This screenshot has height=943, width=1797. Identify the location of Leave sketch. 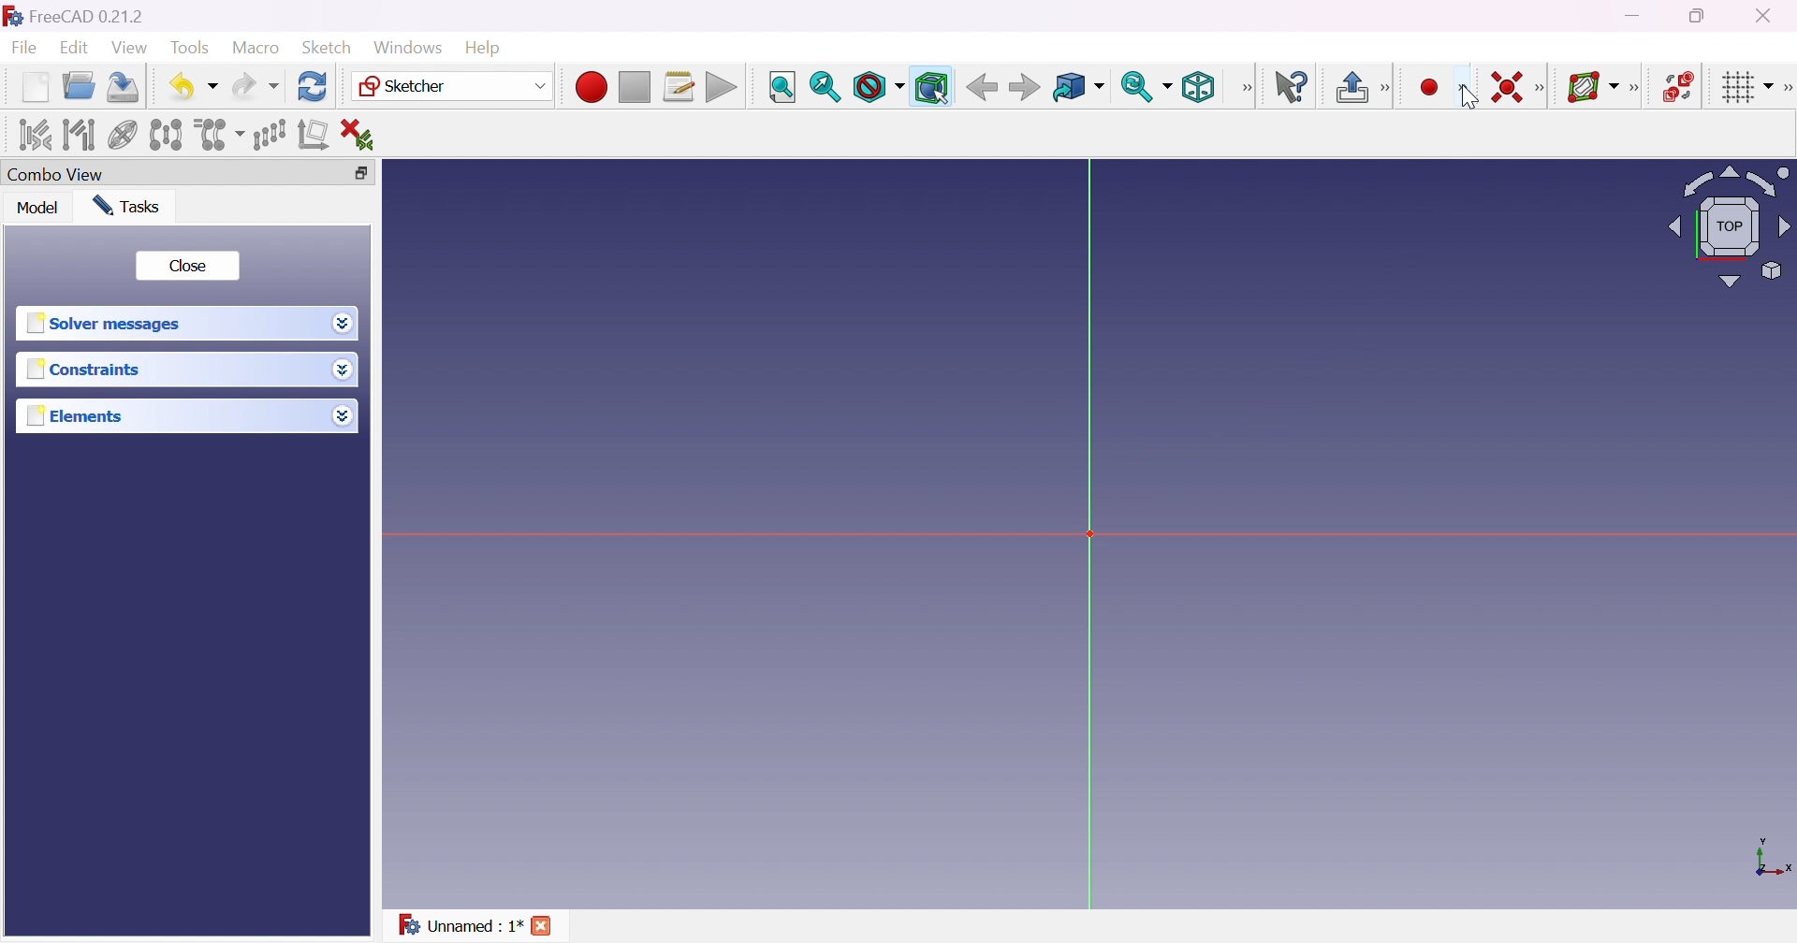
(1350, 86).